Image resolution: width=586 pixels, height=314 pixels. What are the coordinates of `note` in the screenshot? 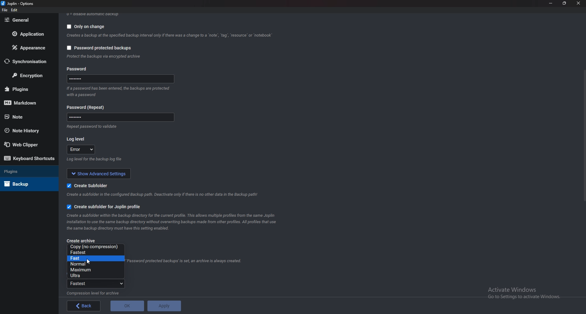 It's located at (25, 117).